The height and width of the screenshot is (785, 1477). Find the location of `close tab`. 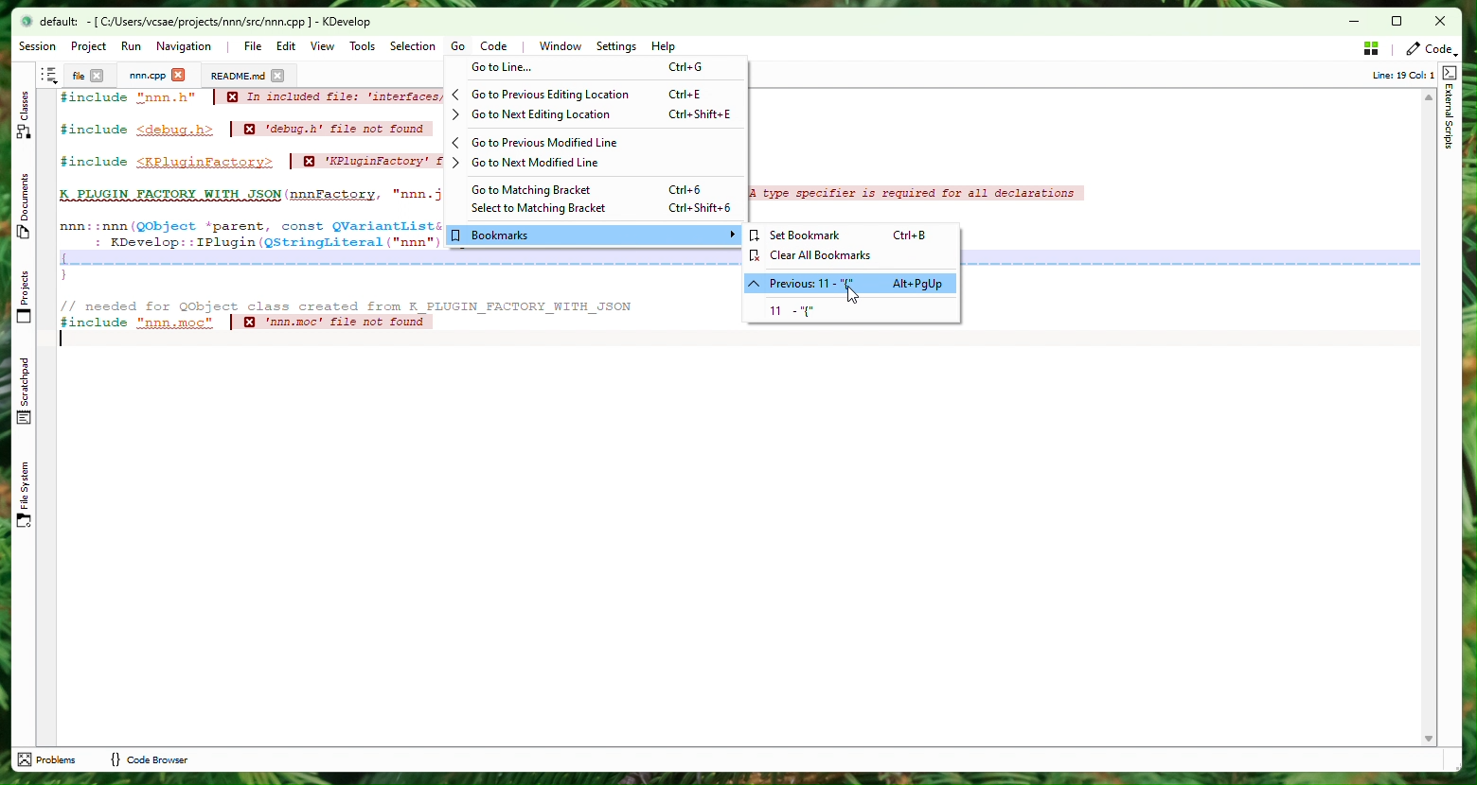

close tab is located at coordinates (98, 77).